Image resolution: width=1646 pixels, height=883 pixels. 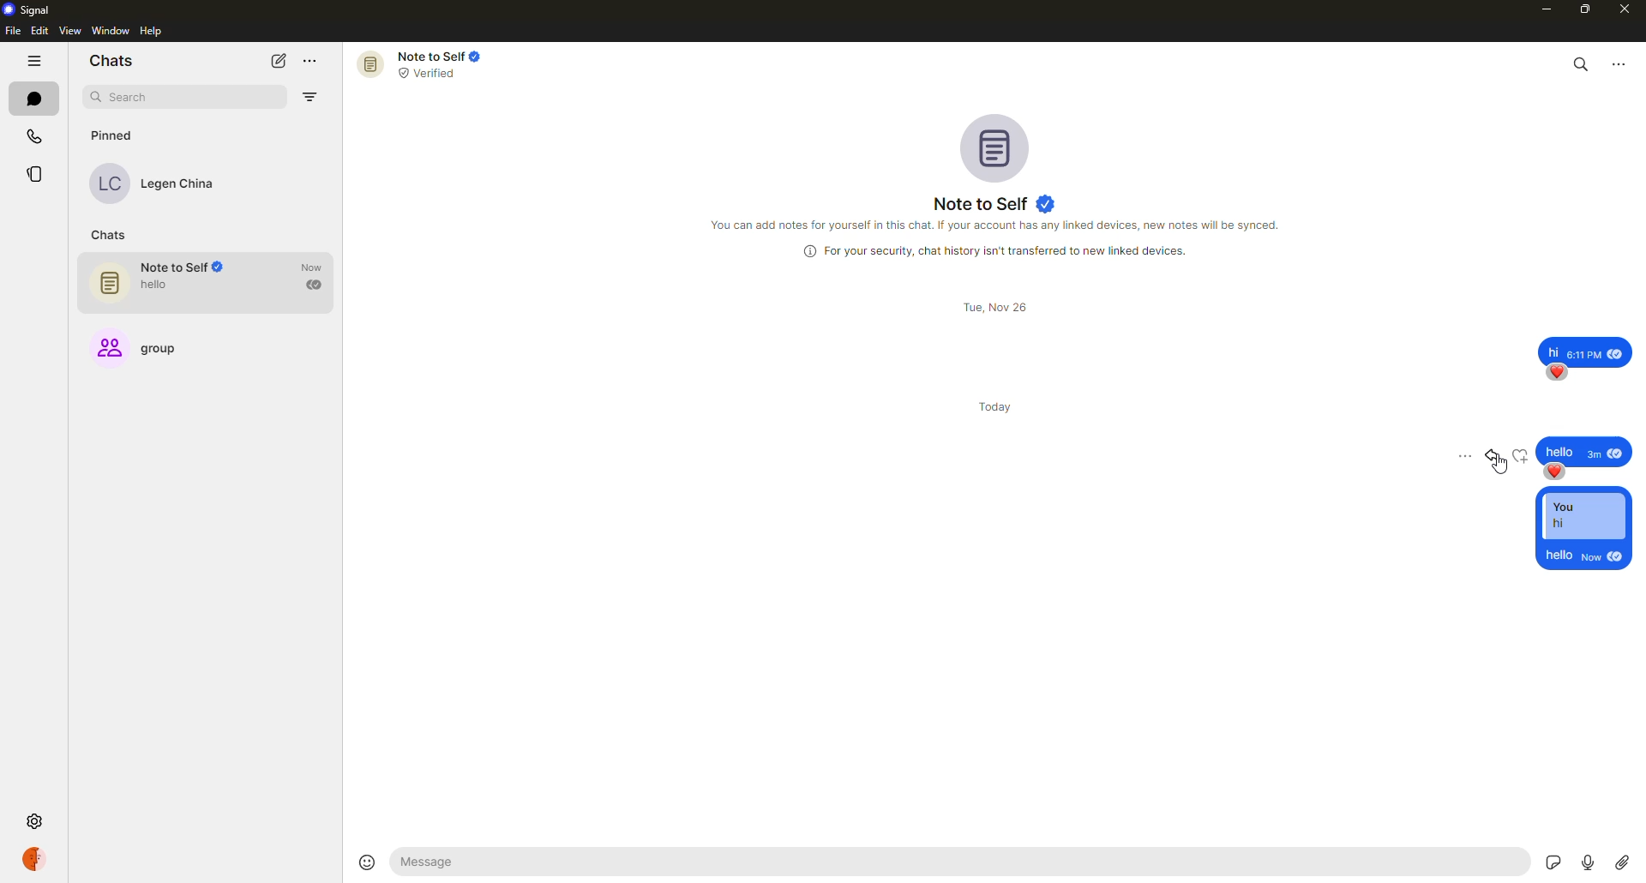 What do you see at coordinates (1586, 451) in the screenshot?
I see `message` at bounding box center [1586, 451].